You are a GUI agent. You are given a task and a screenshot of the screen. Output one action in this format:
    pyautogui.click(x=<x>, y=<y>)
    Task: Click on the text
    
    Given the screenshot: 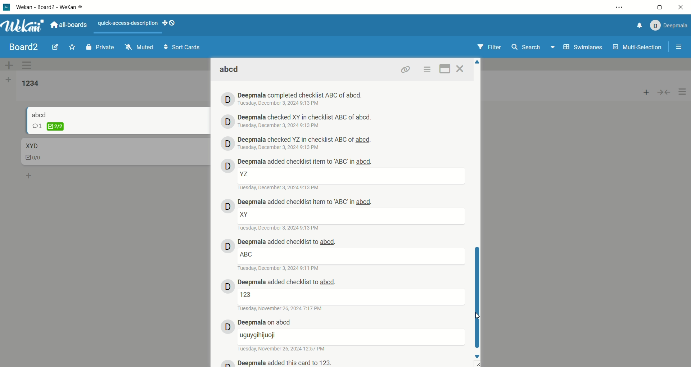 What is the action you would take?
    pyautogui.click(x=128, y=24)
    